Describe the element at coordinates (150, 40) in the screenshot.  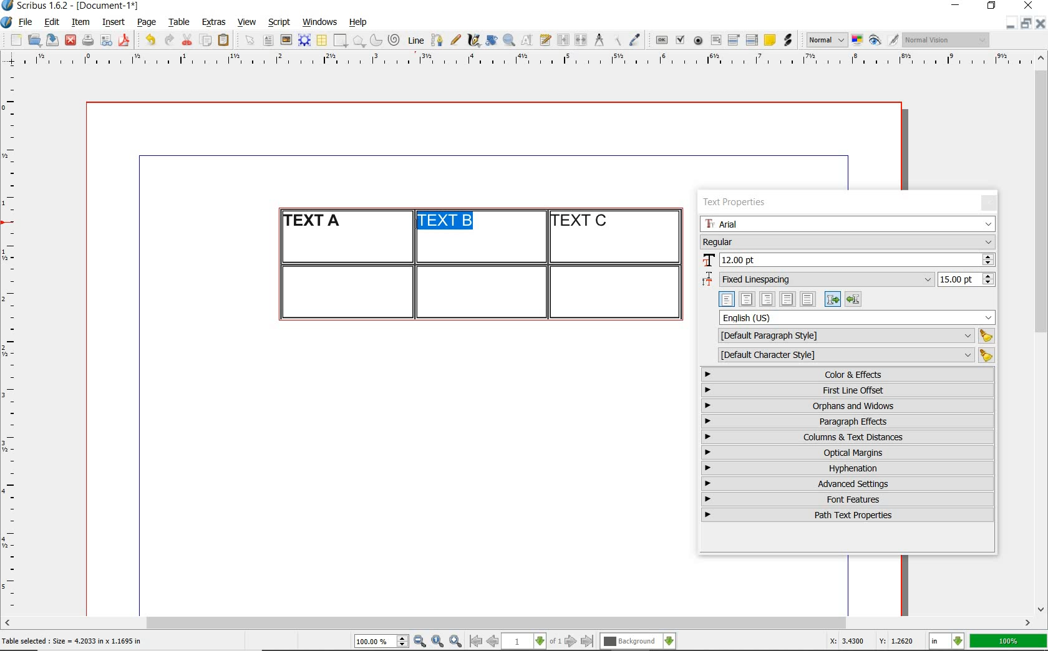
I see `undo` at that location.